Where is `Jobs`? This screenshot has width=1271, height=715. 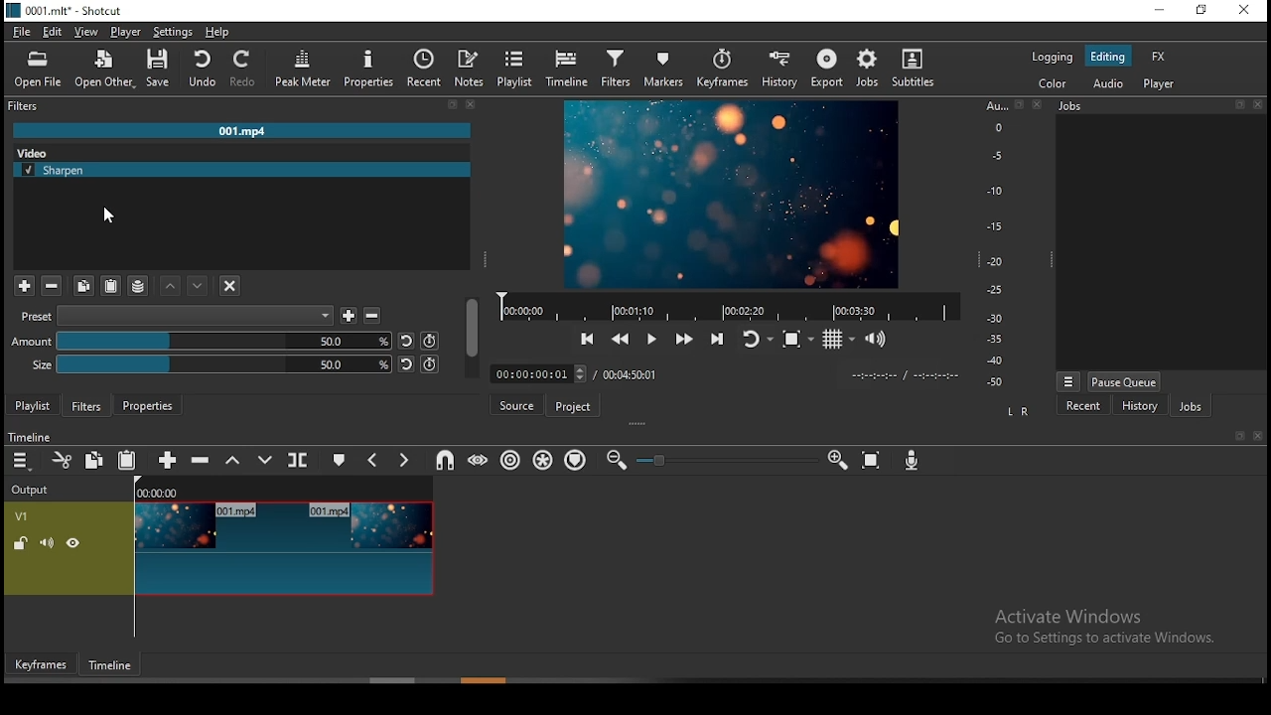 Jobs is located at coordinates (1162, 107).